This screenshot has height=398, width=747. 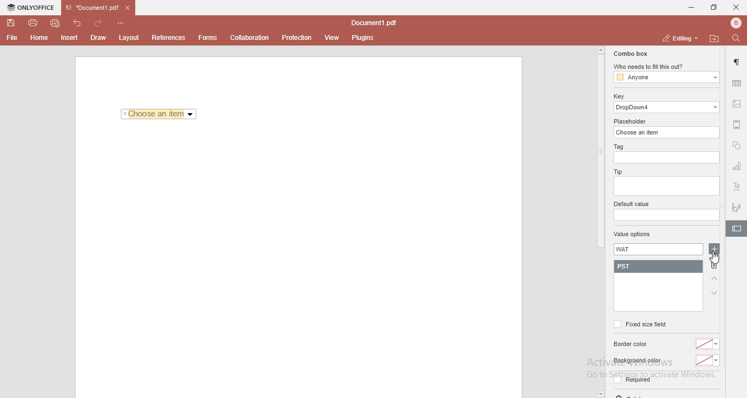 What do you see at coordinates (363, 38) in the screenshot?
I see `plugins` at bounding box center [363, 38].